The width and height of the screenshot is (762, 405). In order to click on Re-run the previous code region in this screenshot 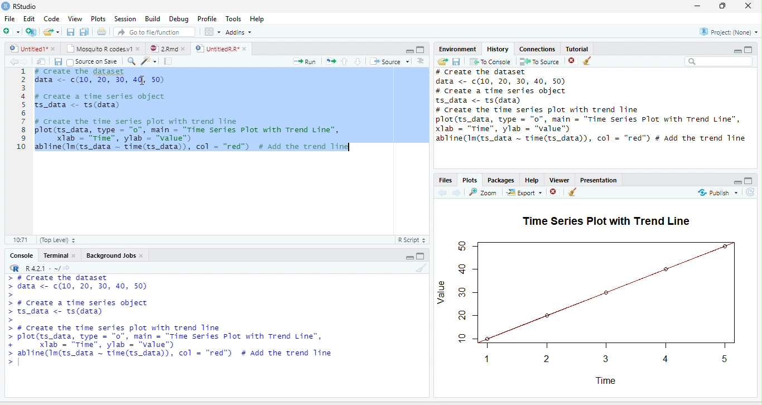, I will do `click(330, 61)`.